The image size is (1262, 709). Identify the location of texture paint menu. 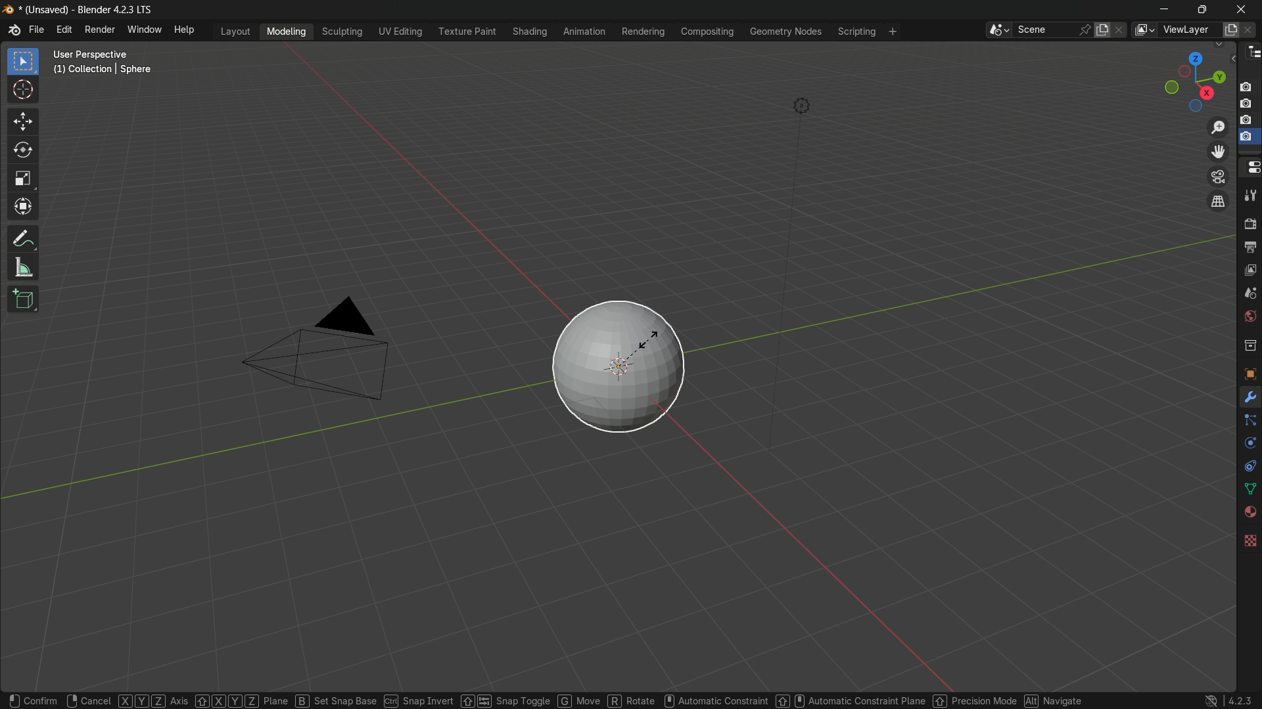
(467, 32).